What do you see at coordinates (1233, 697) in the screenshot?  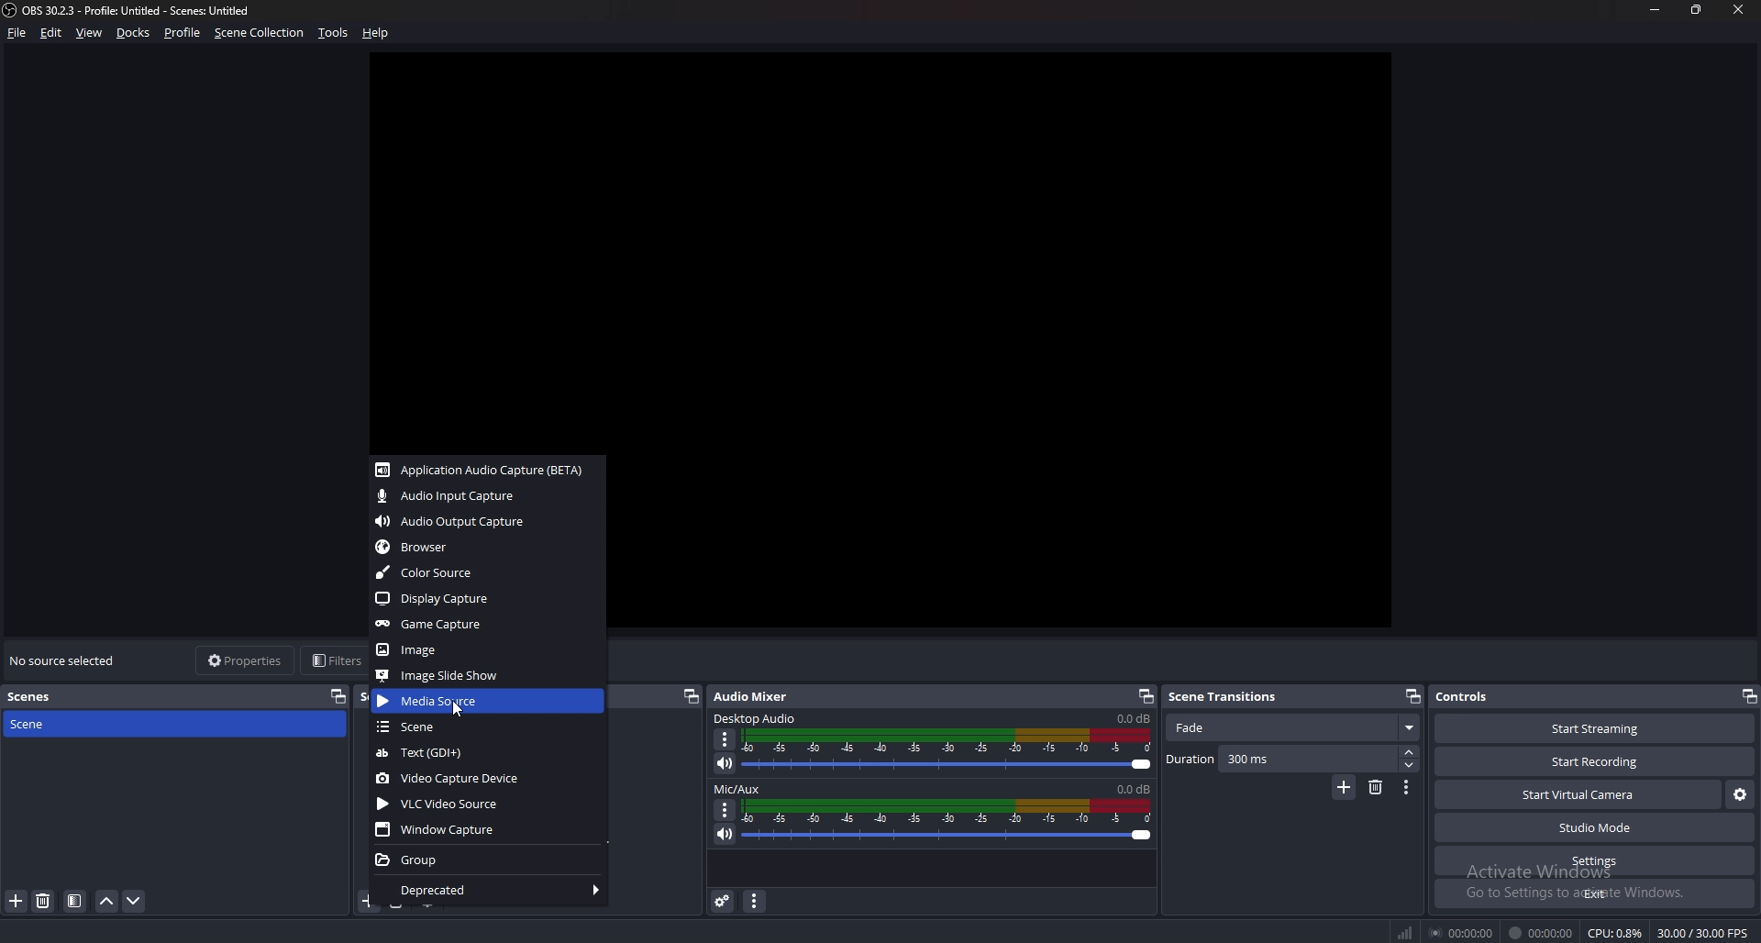 I see `Scene transitions` at bounding box center [1233, 697].